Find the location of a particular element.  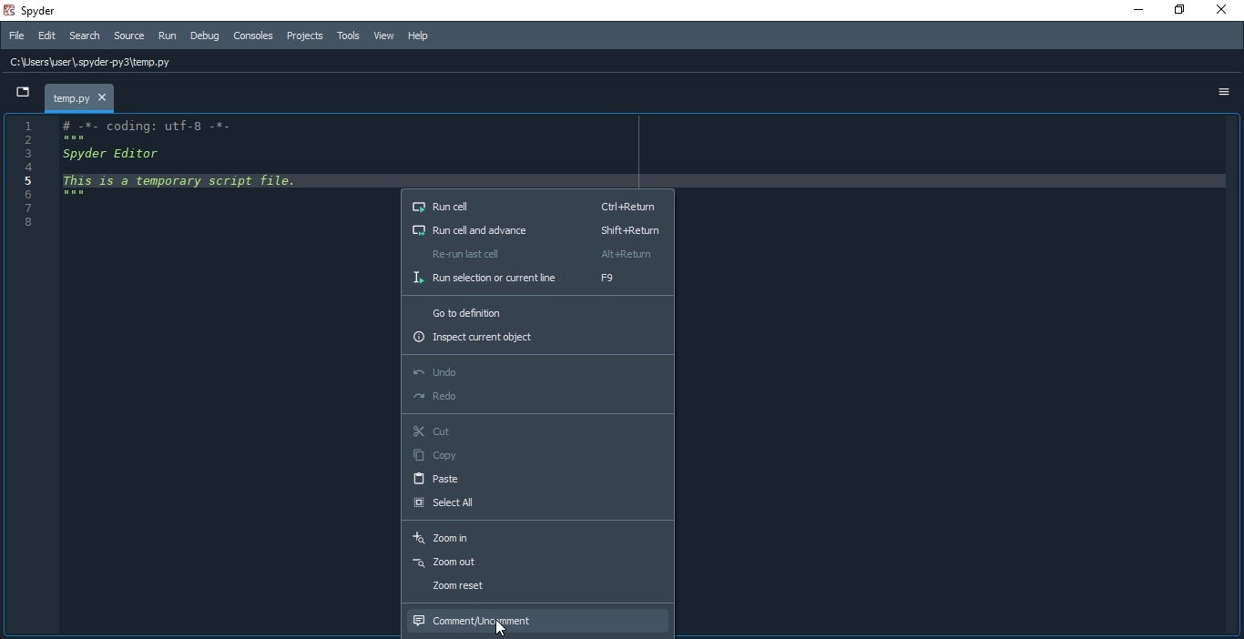

Paste is located at coordinates (539, 478).